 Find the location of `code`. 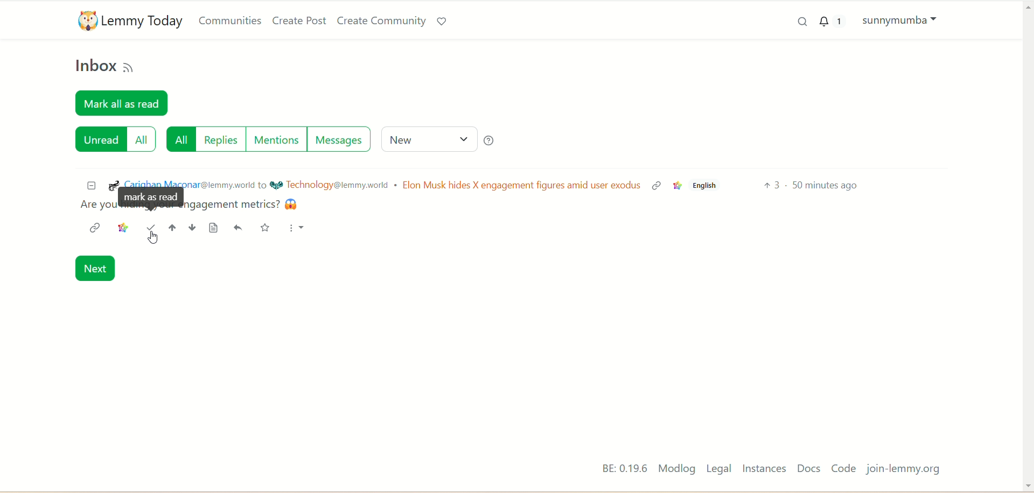

code is located at coordinates (846, 469).